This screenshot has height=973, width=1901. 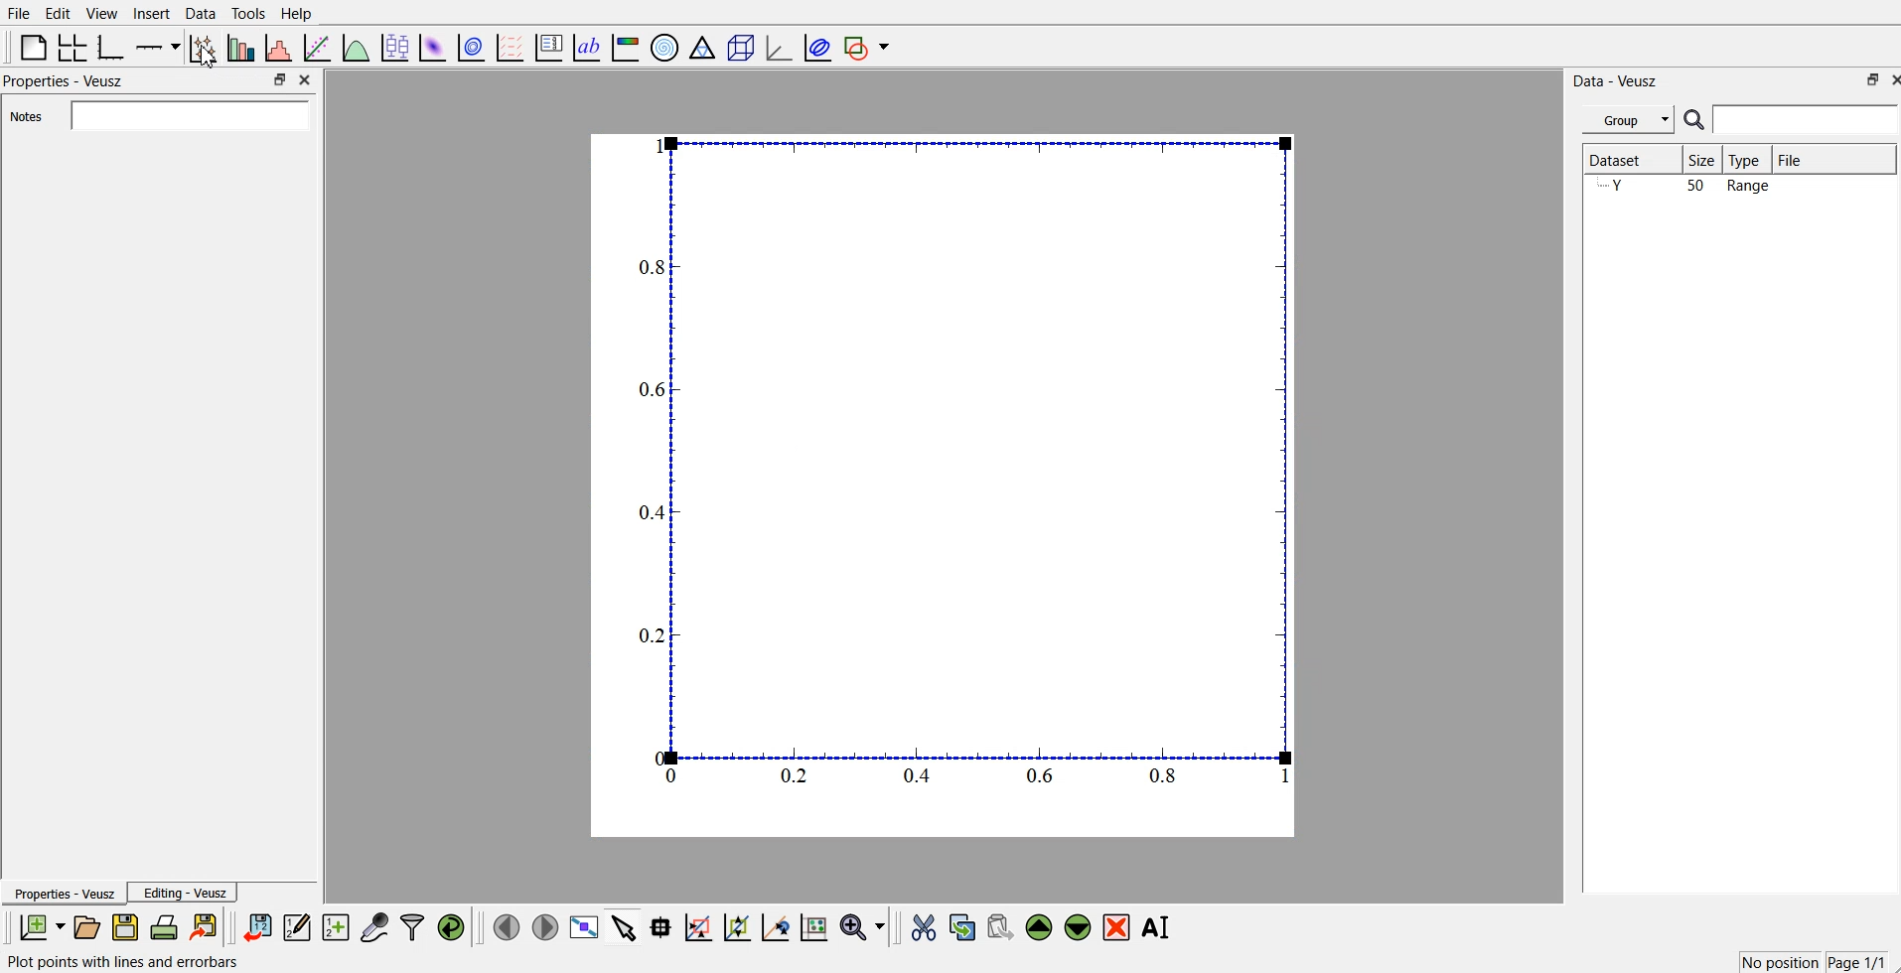 What do you see at coordinates (509, 45) in the screenshot?
I see `plot vector field` at bounding box center [509, 45].